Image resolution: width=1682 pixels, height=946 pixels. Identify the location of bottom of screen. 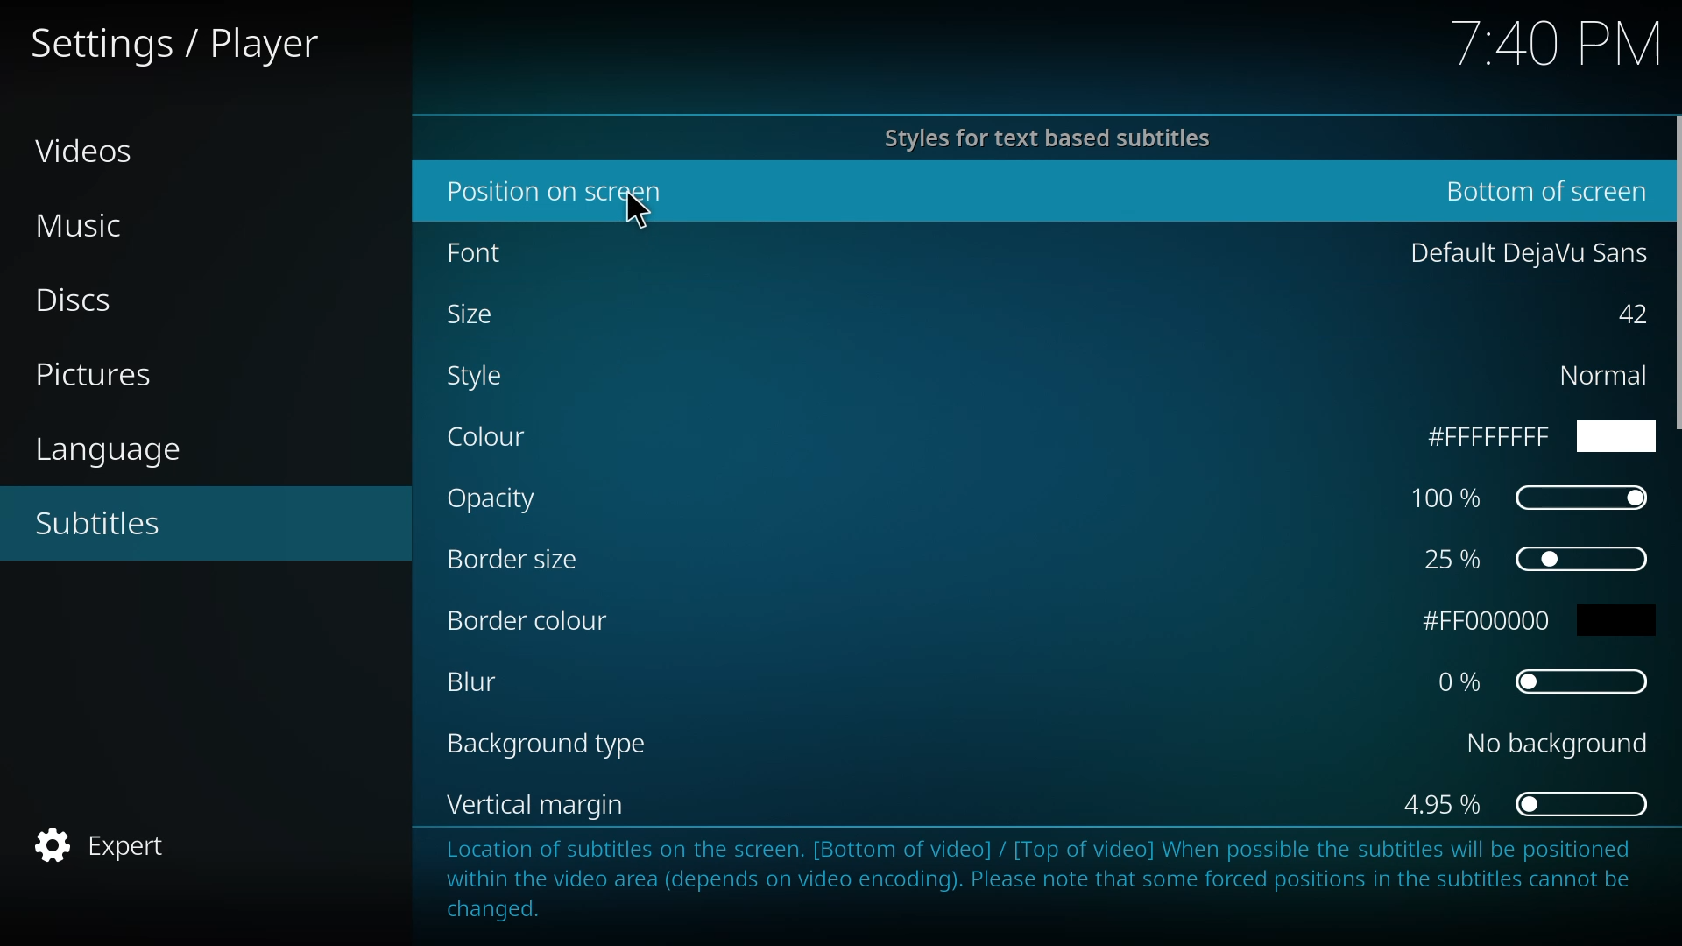
(1542, 189).